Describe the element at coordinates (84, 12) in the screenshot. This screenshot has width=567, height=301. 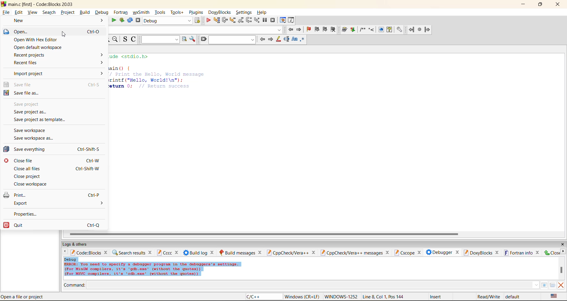
I see `build` at that location.